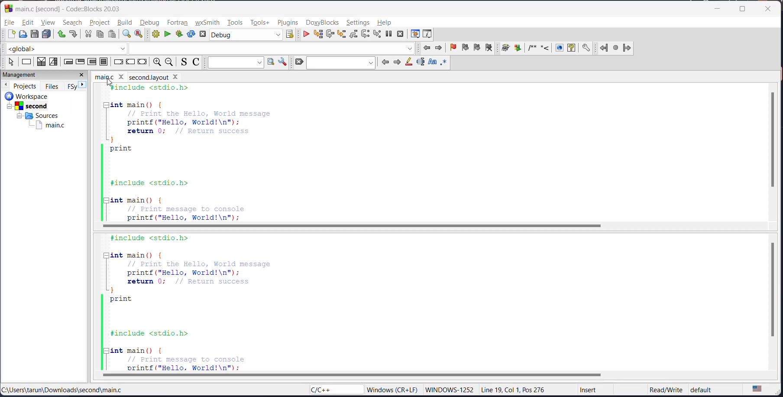 The image size is (783, 397). Describe the element at coordinates (289, 22) in the screenshot. I see `plugins` at that location.